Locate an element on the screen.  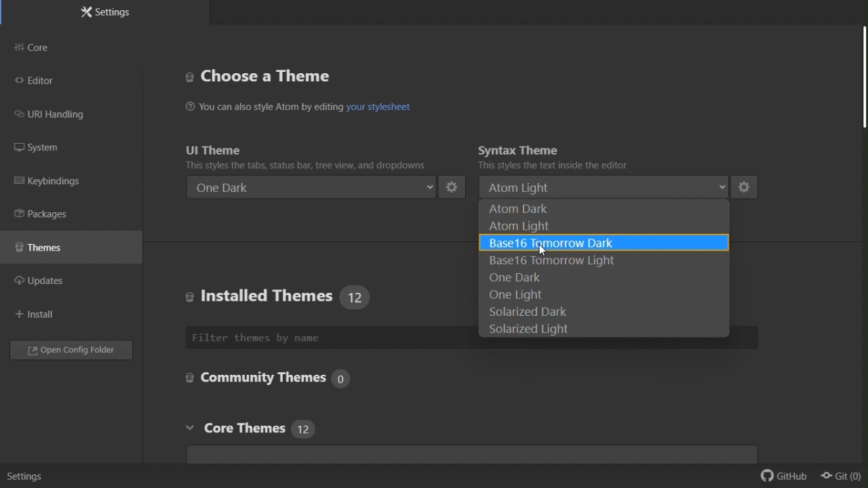
updates is located at coordinates (49, 283).